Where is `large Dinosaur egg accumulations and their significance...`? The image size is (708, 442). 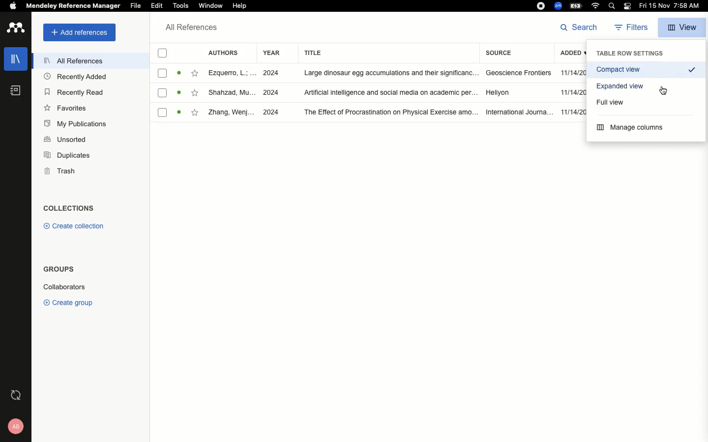
large Dinosaur egg accumulations and their significance... is located at coordinates (386, 73).